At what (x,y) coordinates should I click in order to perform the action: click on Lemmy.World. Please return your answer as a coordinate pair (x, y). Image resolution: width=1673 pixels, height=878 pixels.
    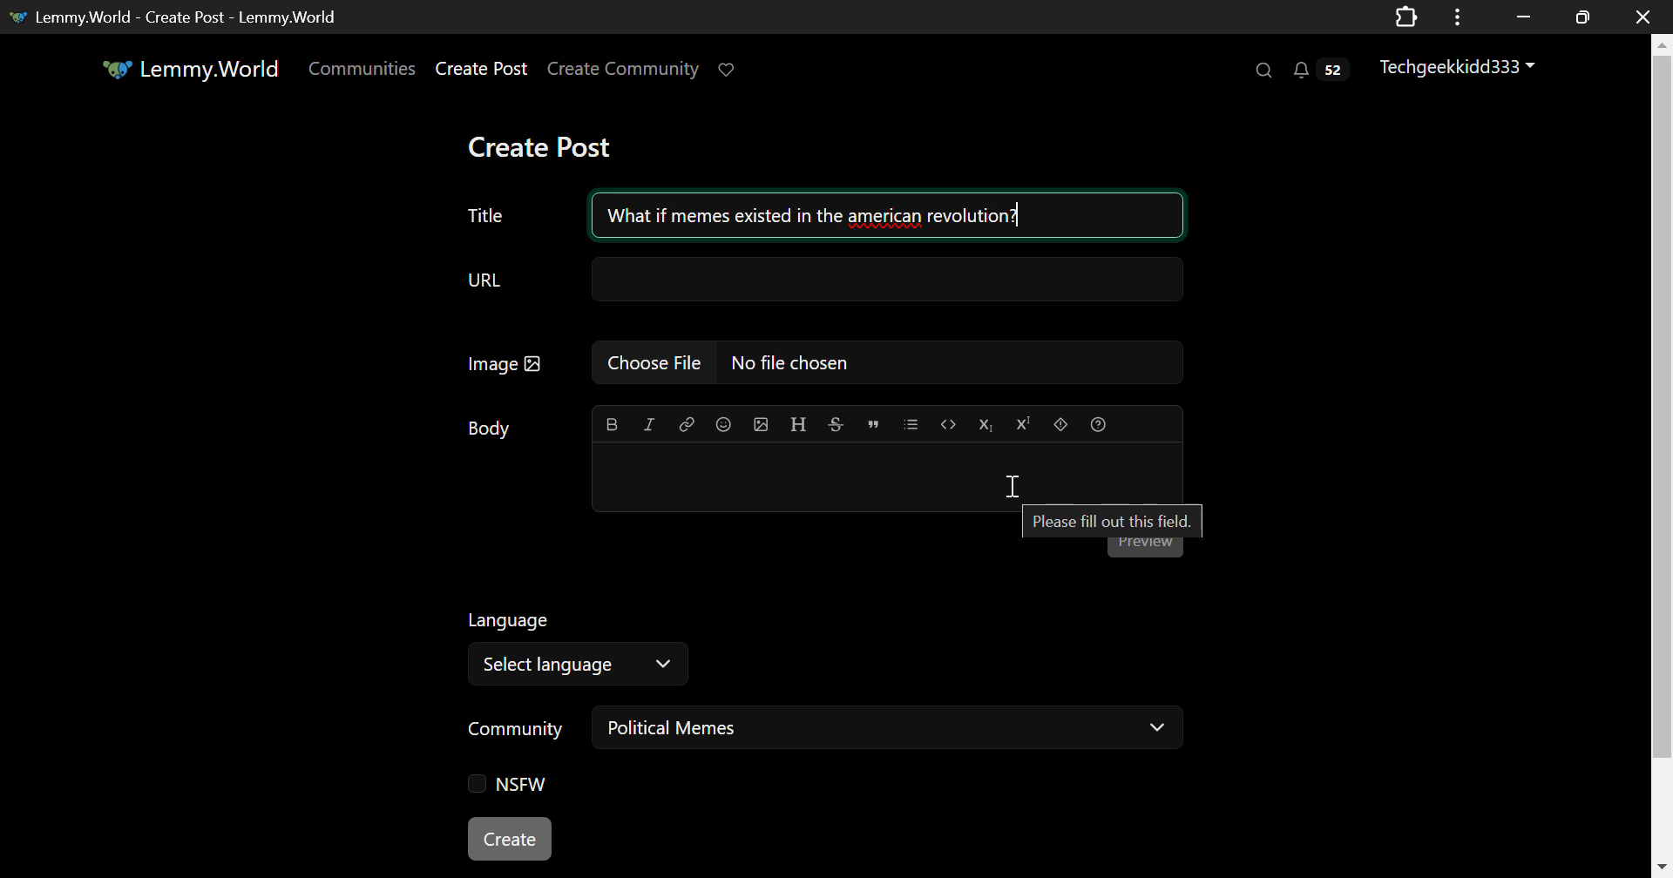
    Looking at the image, I should click on (189, 68).